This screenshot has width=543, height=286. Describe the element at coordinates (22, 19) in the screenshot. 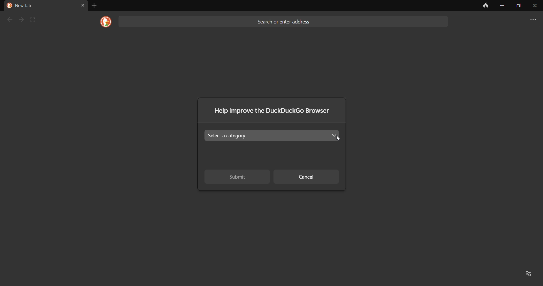

I see `next` at that location.